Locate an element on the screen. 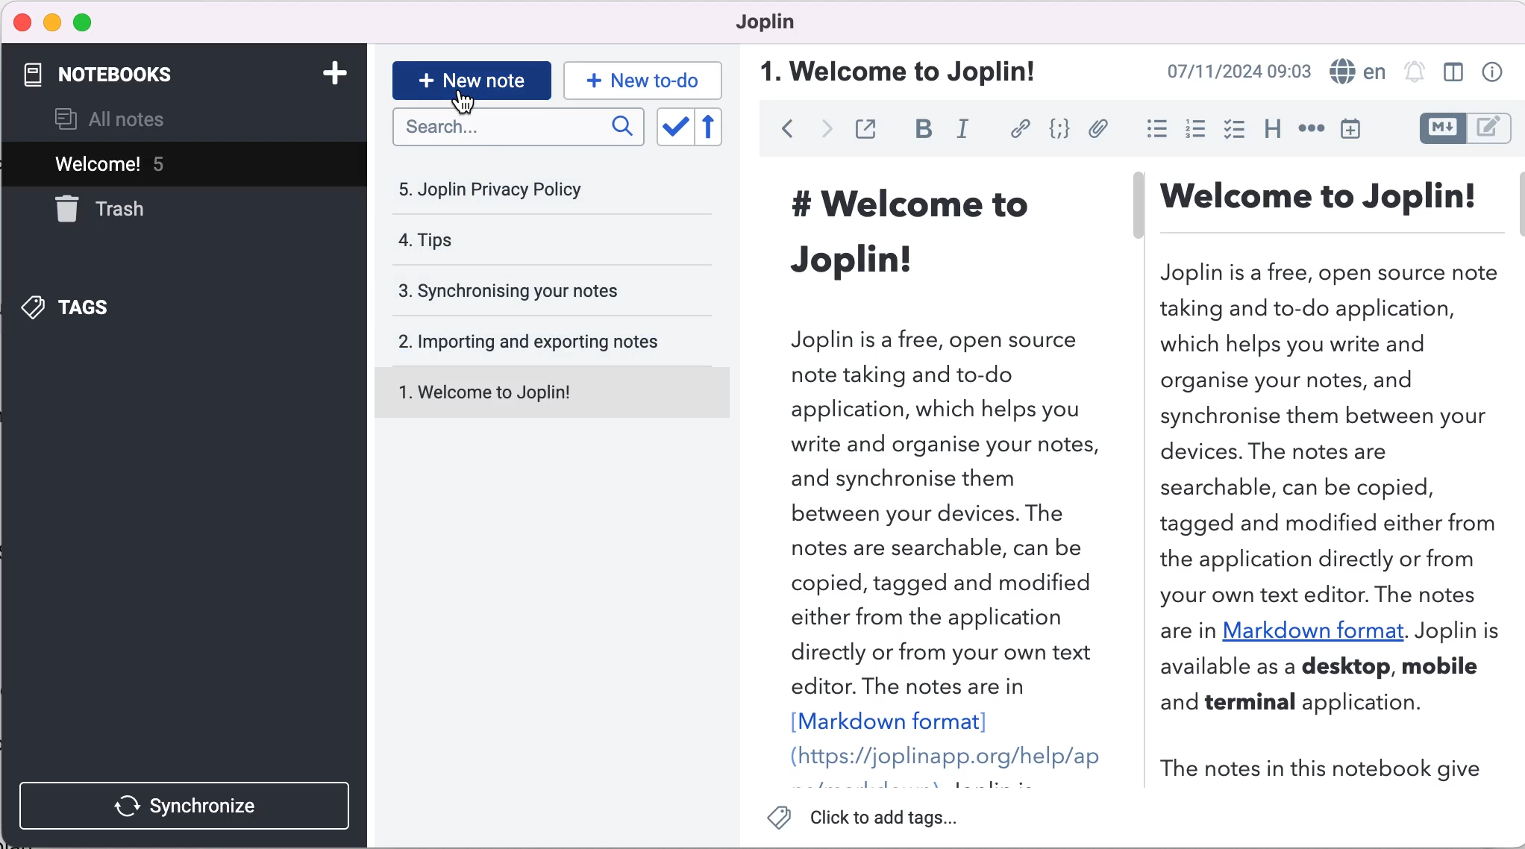 This screenshot has width=1525, height=849. tags is located at coordinates (95, 303).